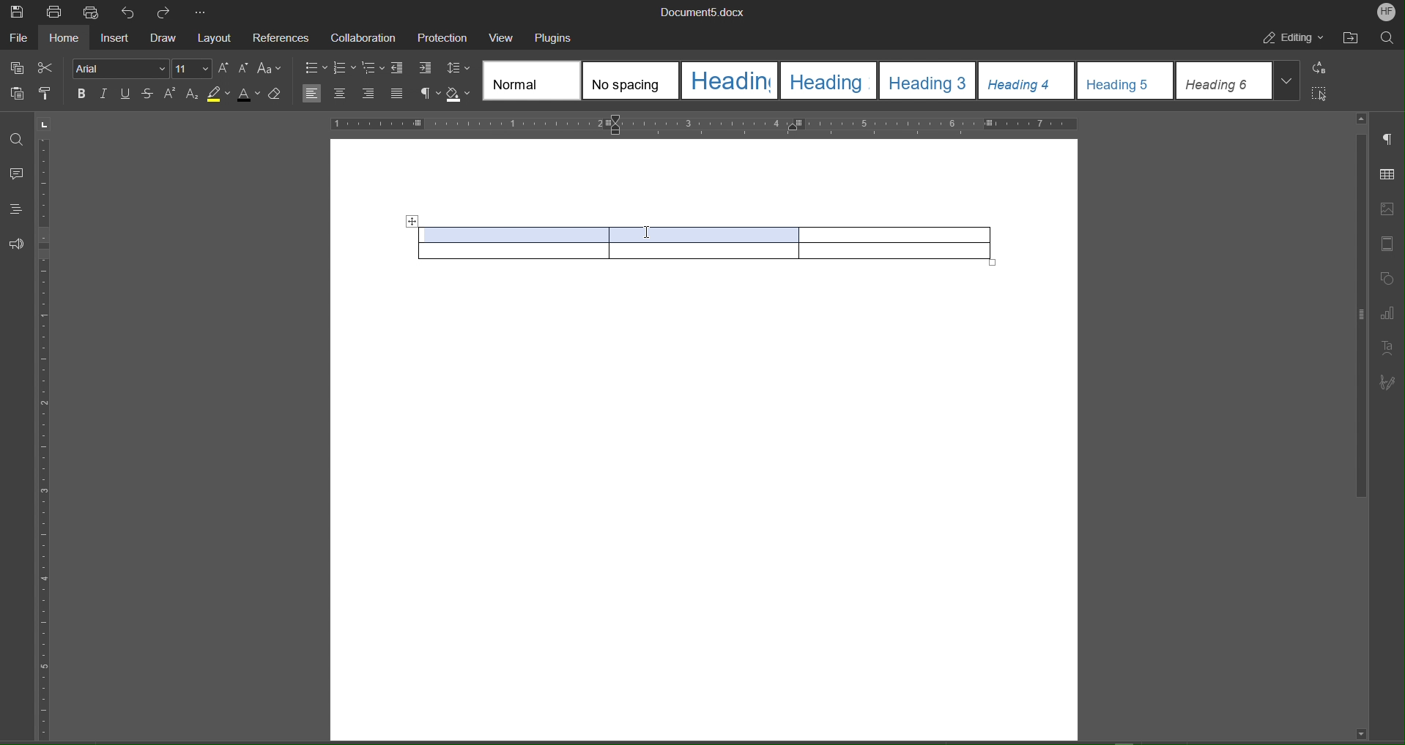 This screenshot has height=745, width=1405. Describe the element at coordinates (459, 69) in the screenshot. I see `Line Spacing` at that location.